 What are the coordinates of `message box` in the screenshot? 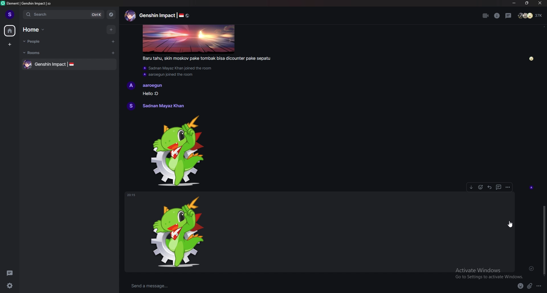 It's located at (244, 286).